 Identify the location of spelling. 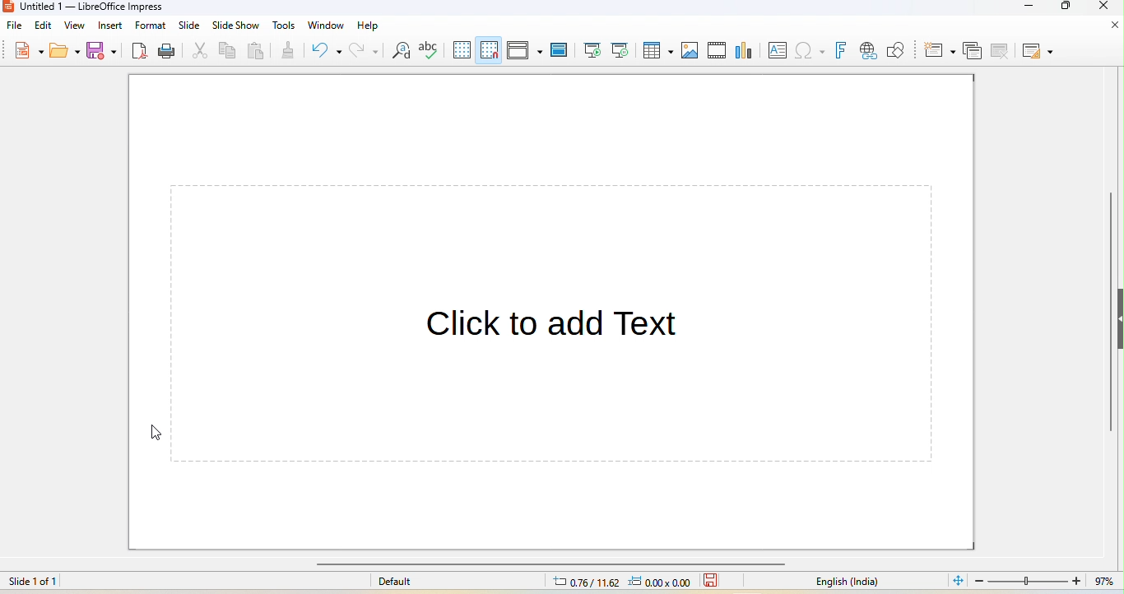
(430, 49).